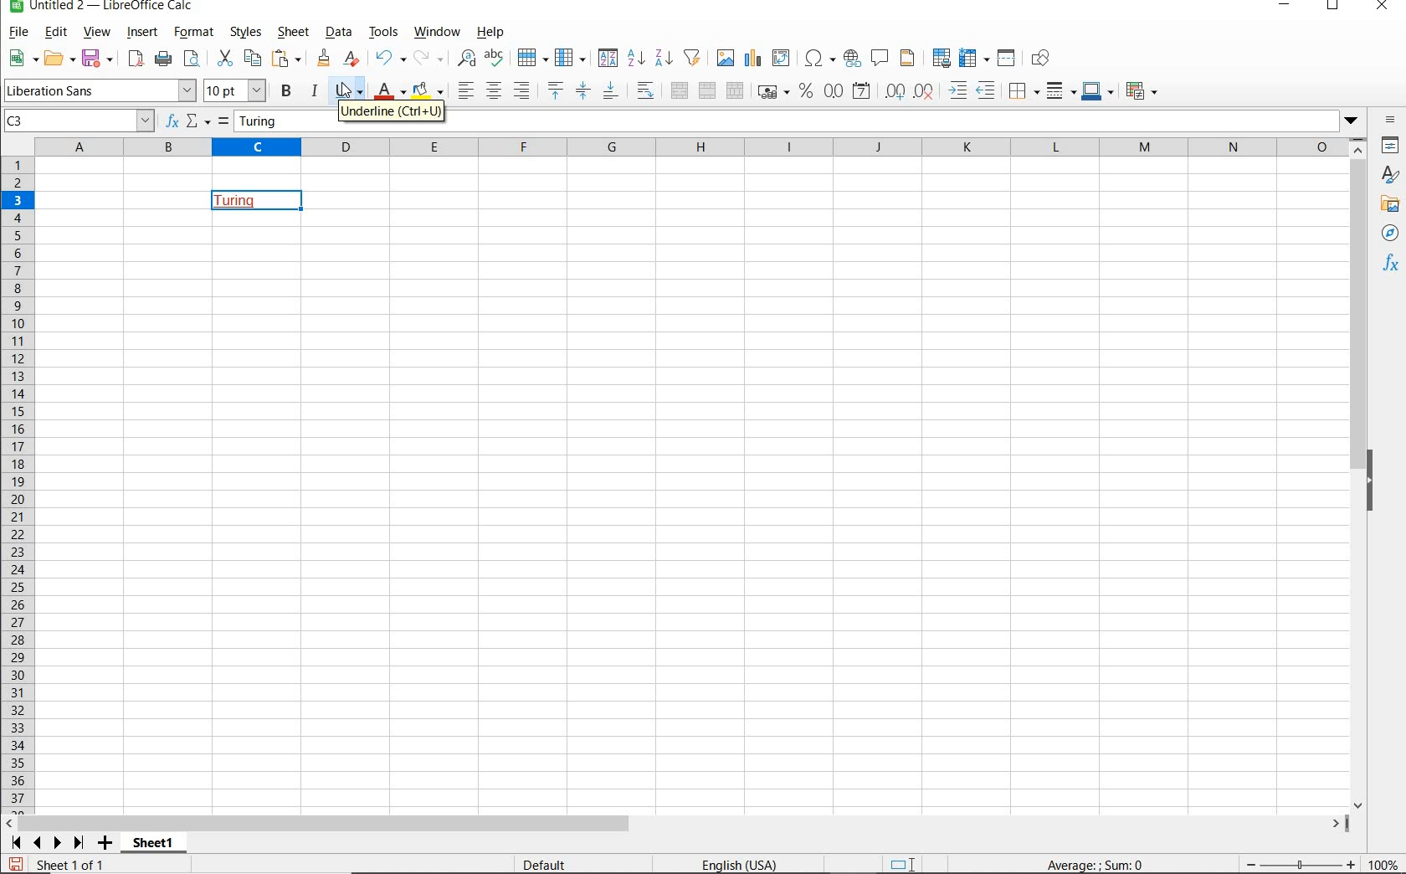  I want to click on FORMULA, so click(224, 121).